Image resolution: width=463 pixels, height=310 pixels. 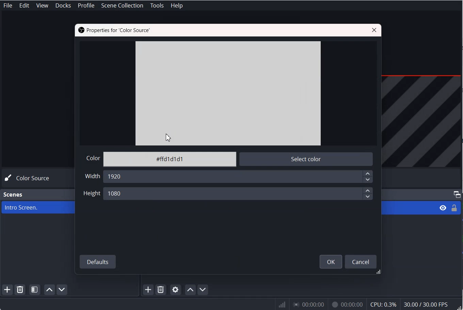 What do you see at coordinates (442, 209) in the screenshot?
I see `Hide` at bounding box center [442, 209].